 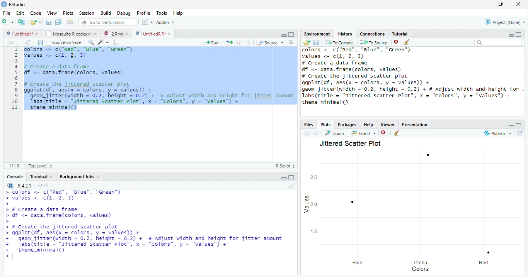 I want to click on Compile Report, so click(x=117, y=43).